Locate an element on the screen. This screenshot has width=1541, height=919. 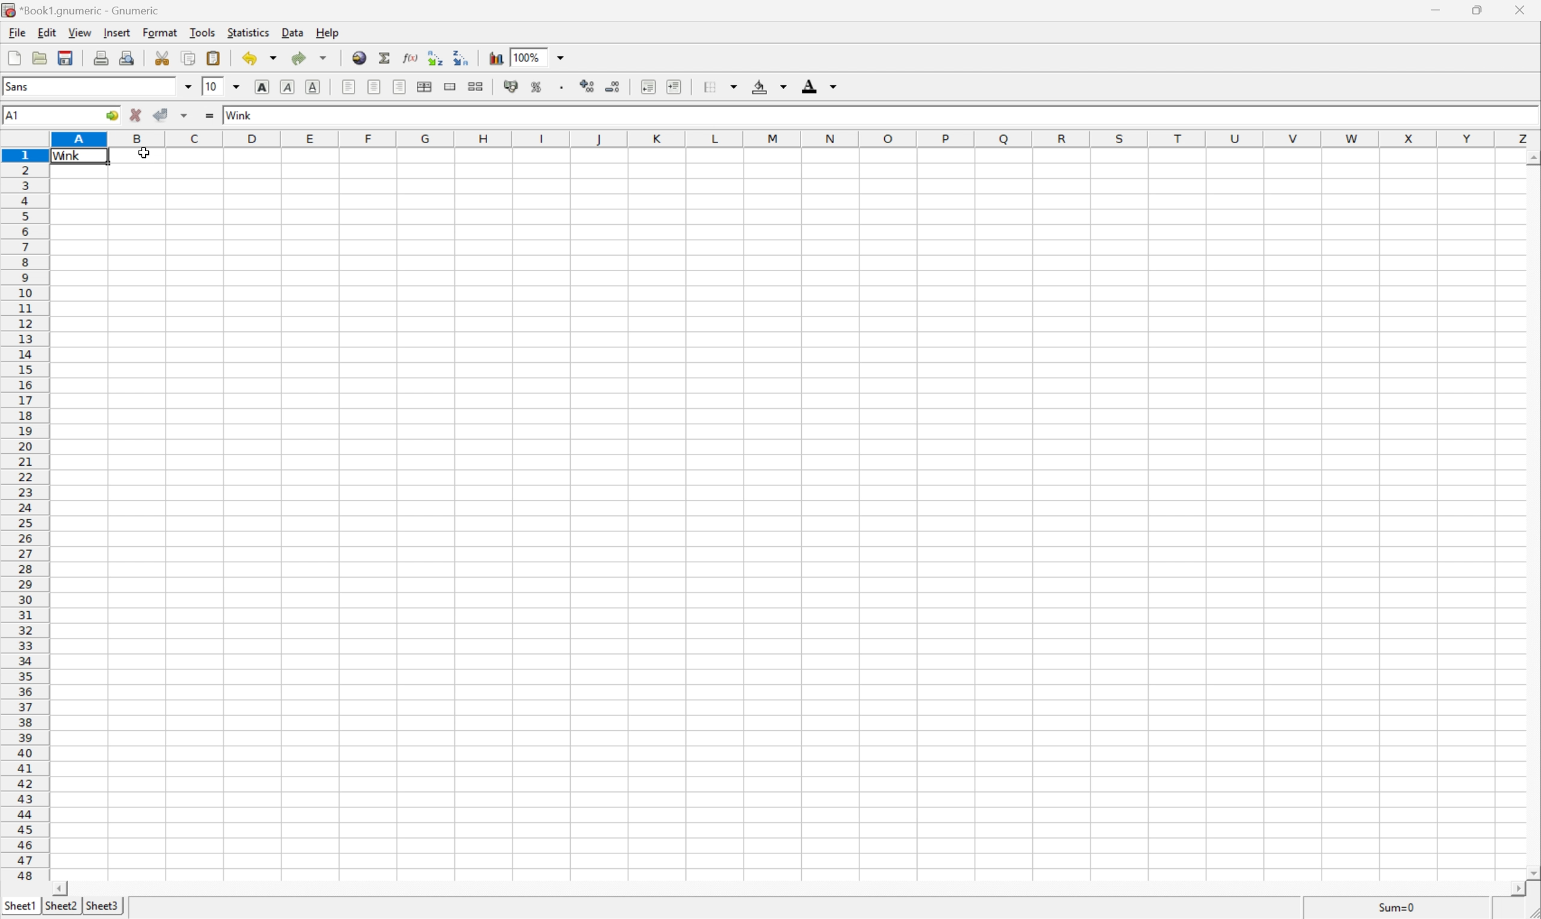
bold is located at coordinates (263, 86).